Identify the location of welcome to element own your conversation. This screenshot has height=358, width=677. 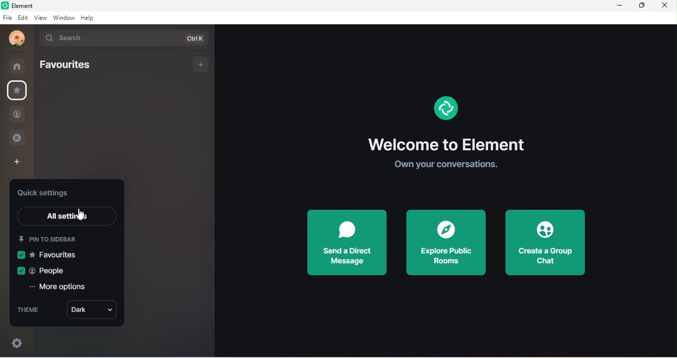
(451, 152).